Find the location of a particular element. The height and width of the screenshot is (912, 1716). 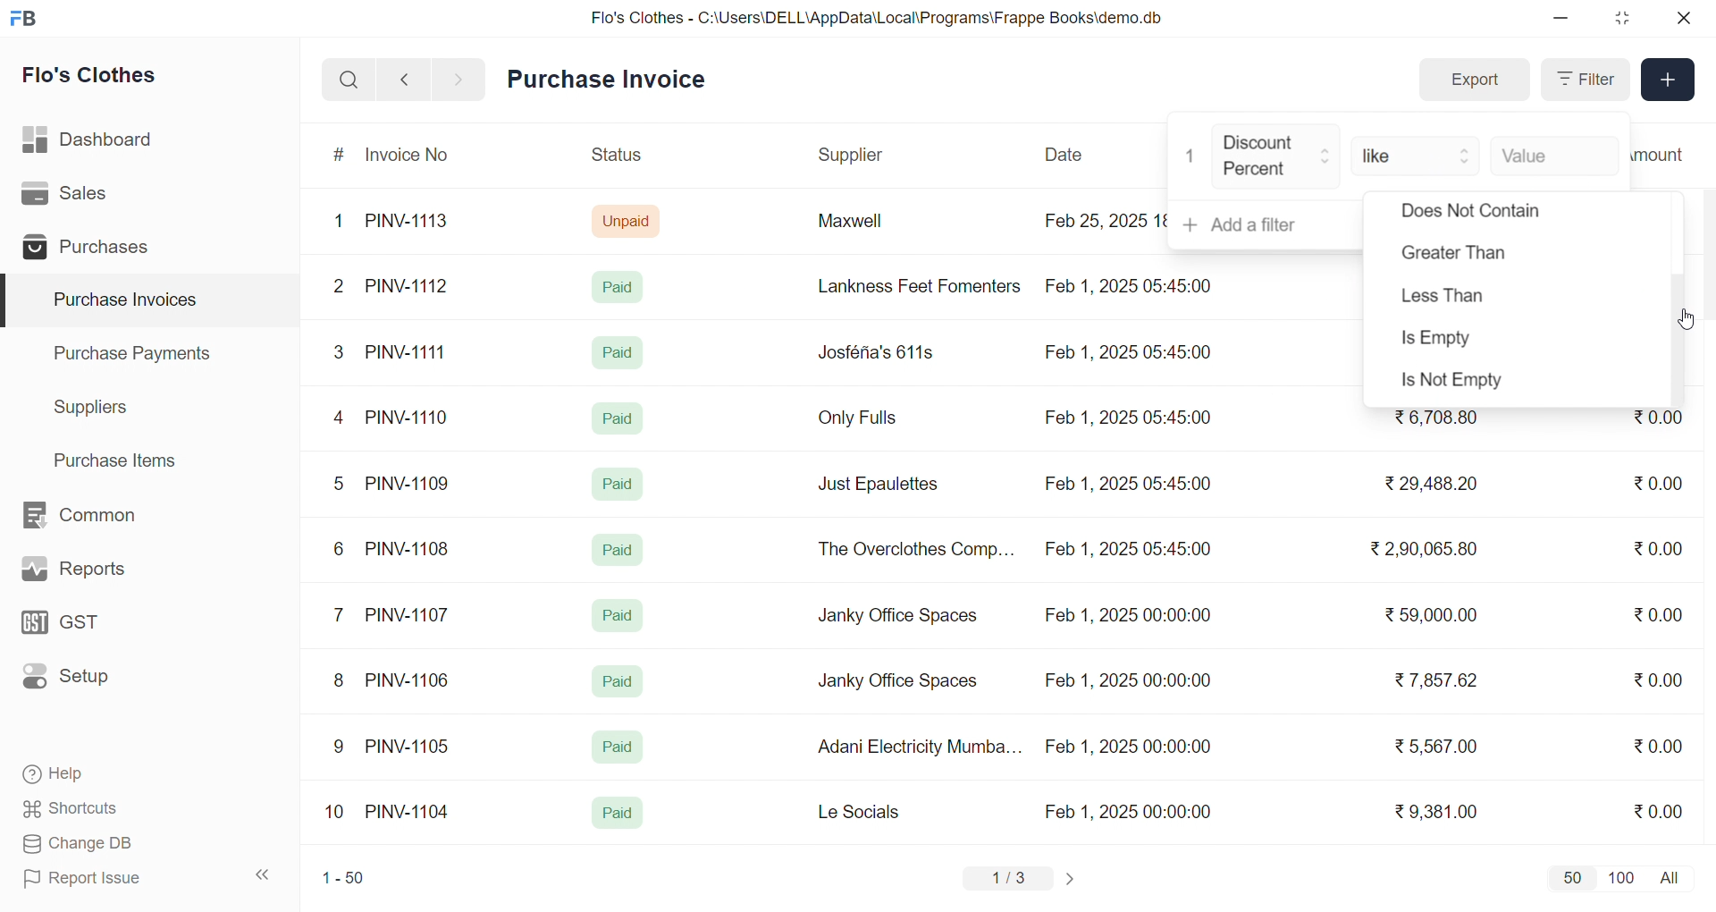

Feb 1, 2025 00:00:00 is located at coordinates (1128, 747).